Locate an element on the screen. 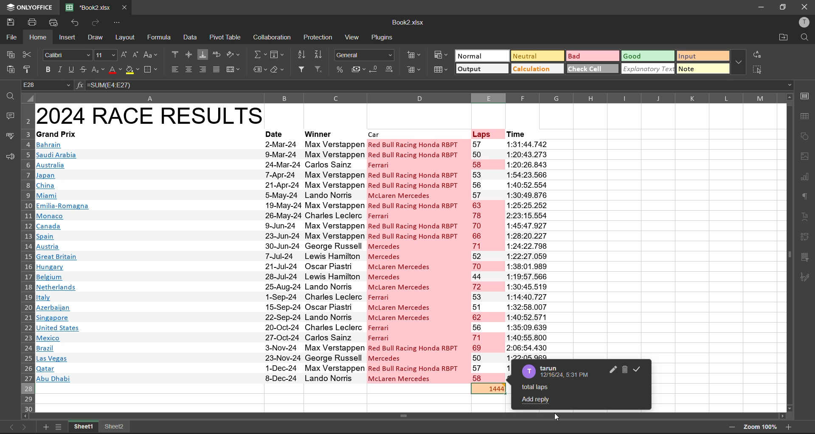 The image size is (815, 434). select all is located at coordinates (761, 70).